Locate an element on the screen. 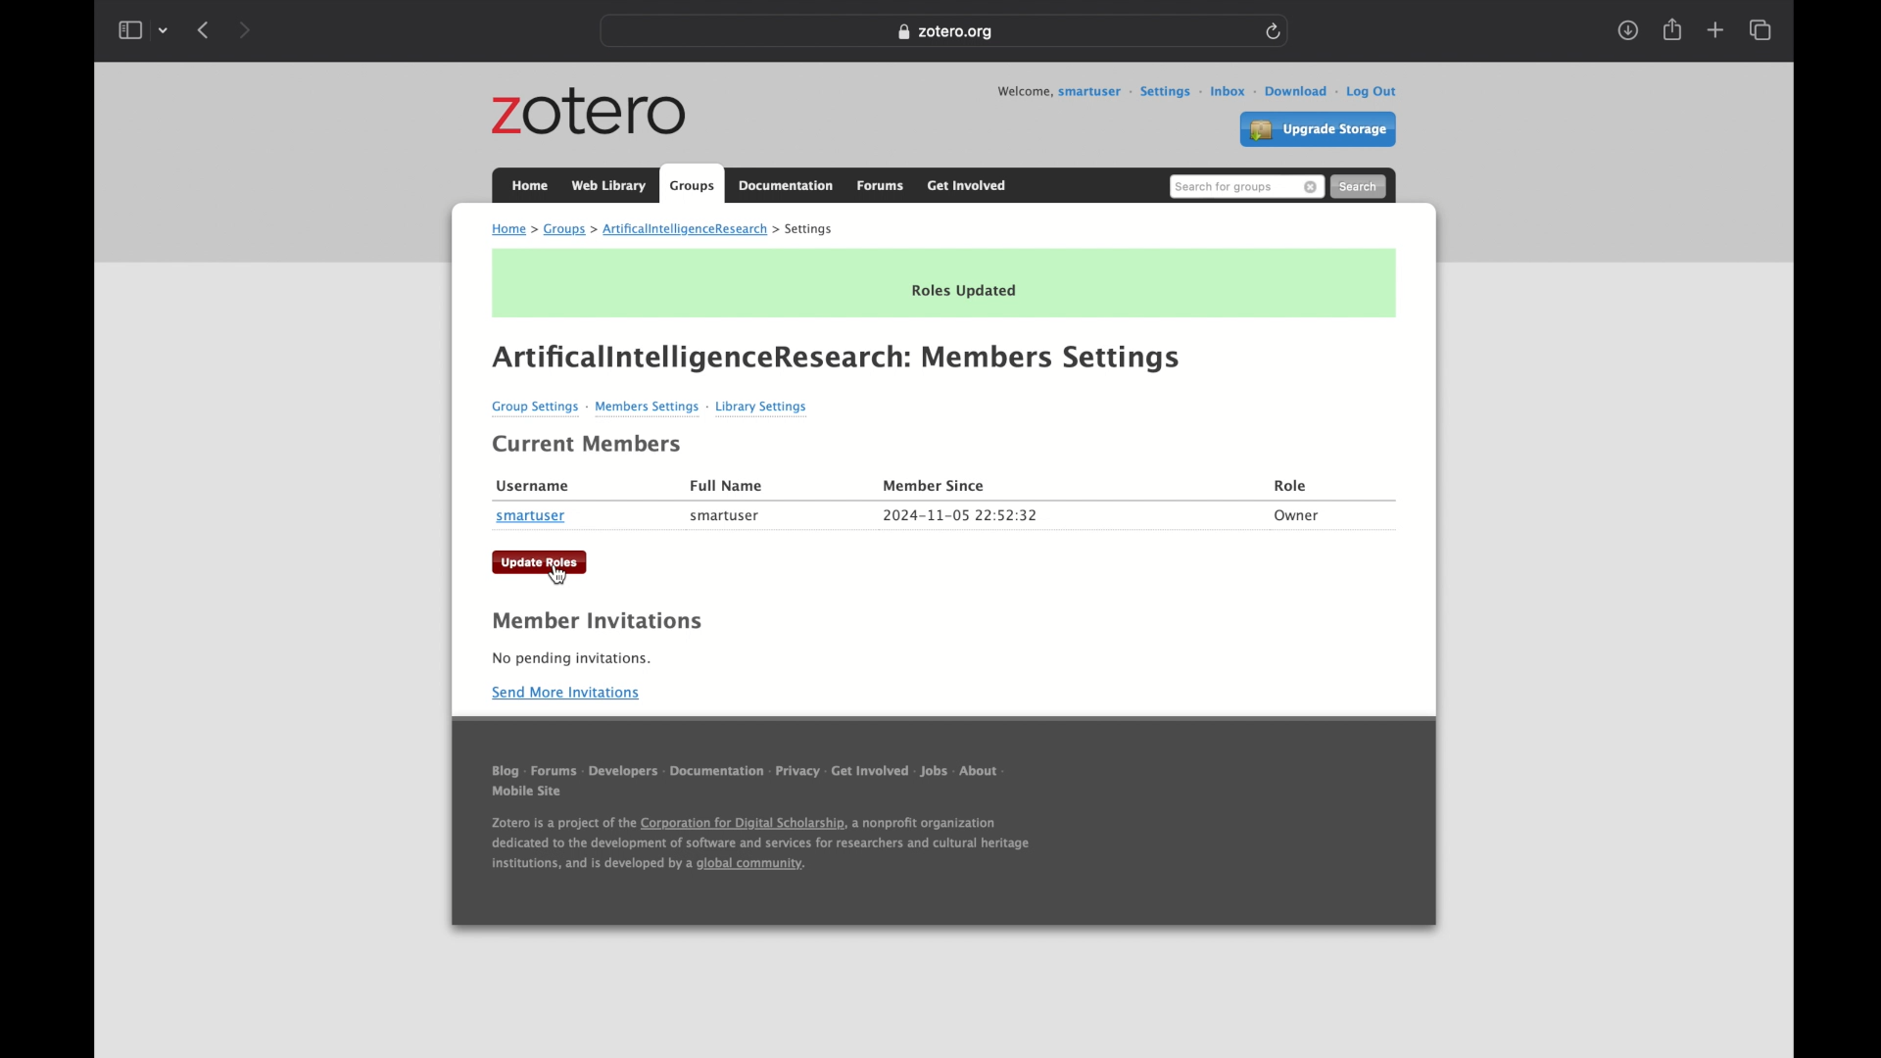  show tab overview is located at coordinates (1762, 30).